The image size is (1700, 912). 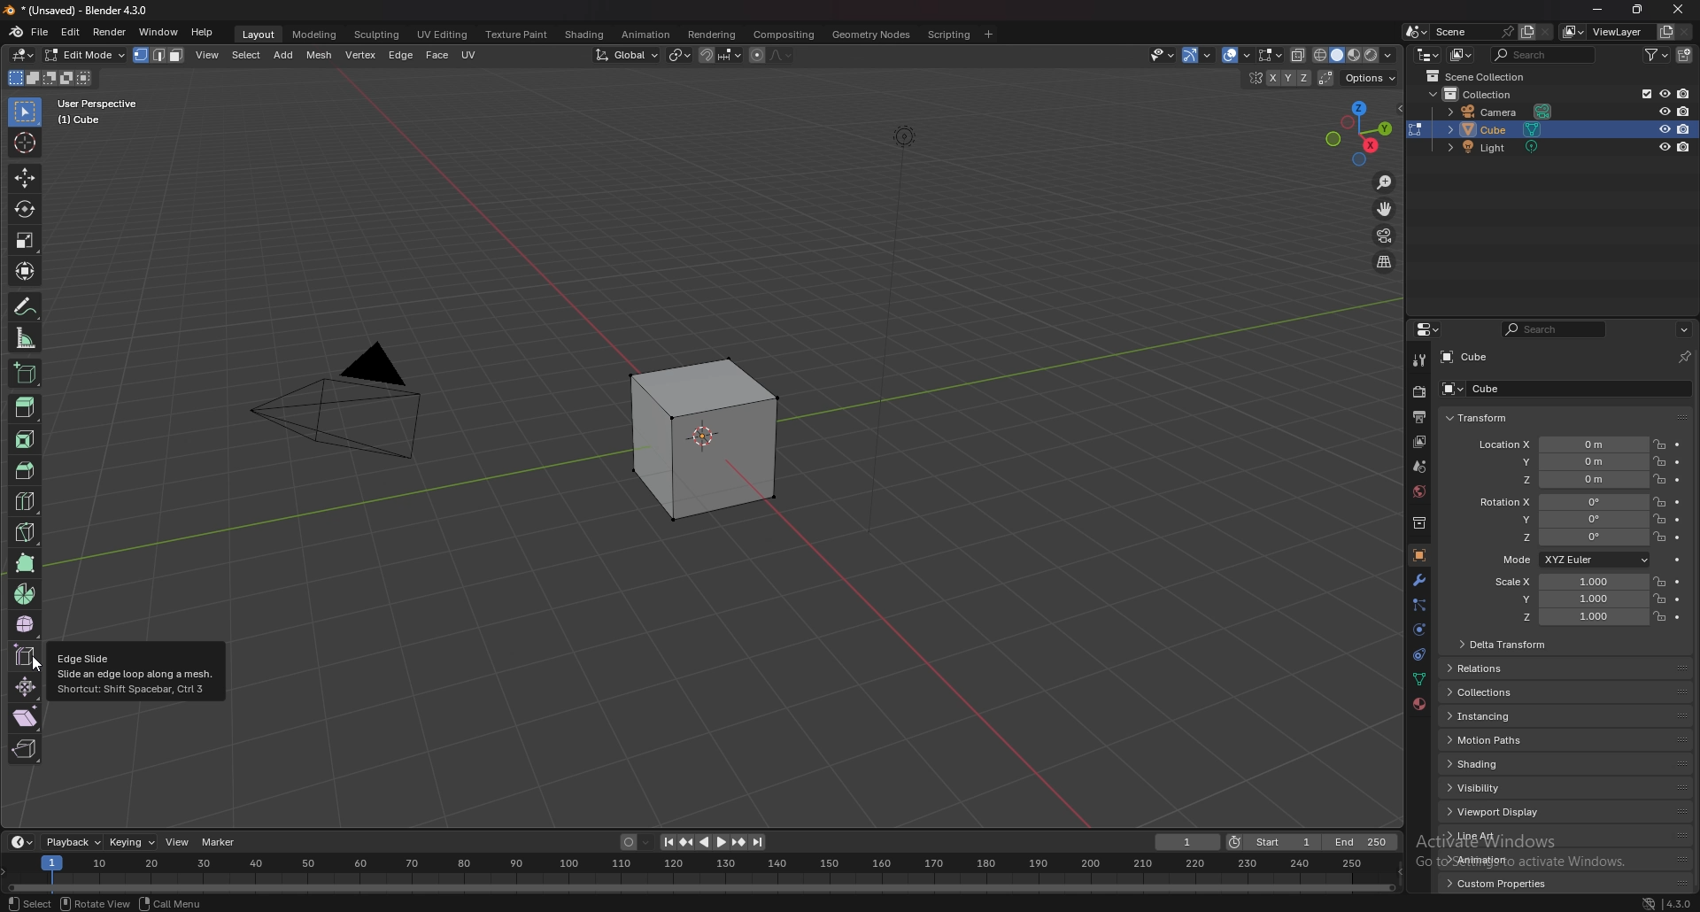 What do you see at coordinates (14, 32) in the screenshot?
I see `blender` at bounding box center [14, 32].